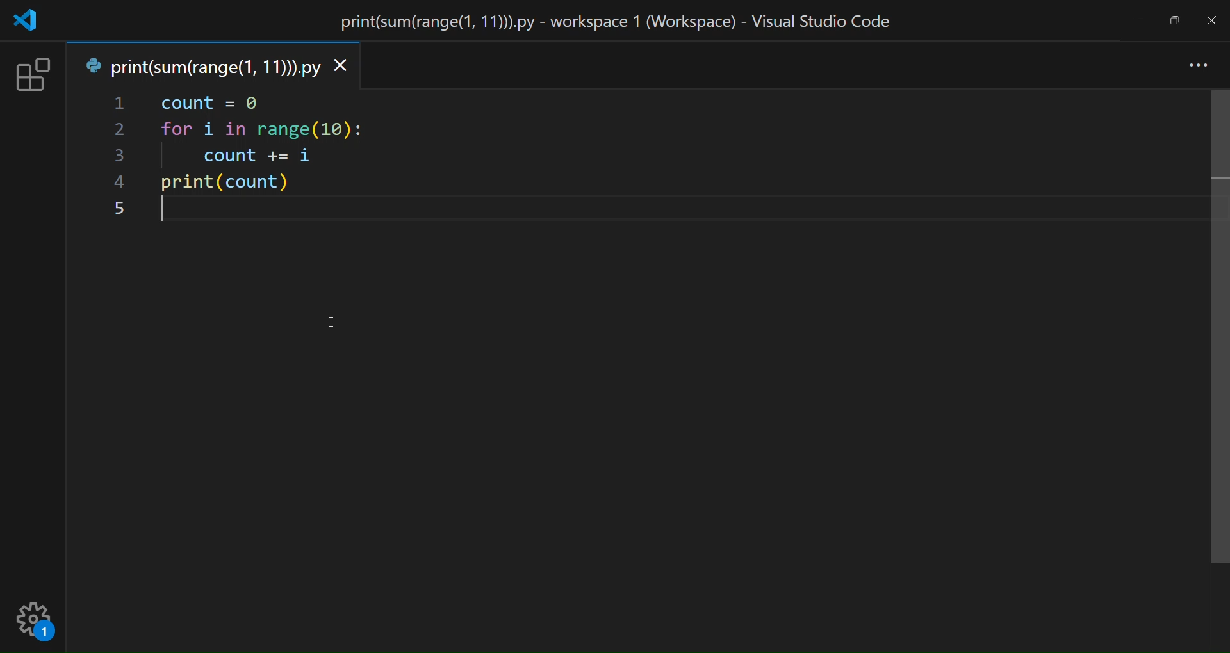 The height and width of the screenshot is (653, 1230). What do you see at coordinates (331, 322) in the screenshot?
I see `cursor` at bounding box center [331, 322].